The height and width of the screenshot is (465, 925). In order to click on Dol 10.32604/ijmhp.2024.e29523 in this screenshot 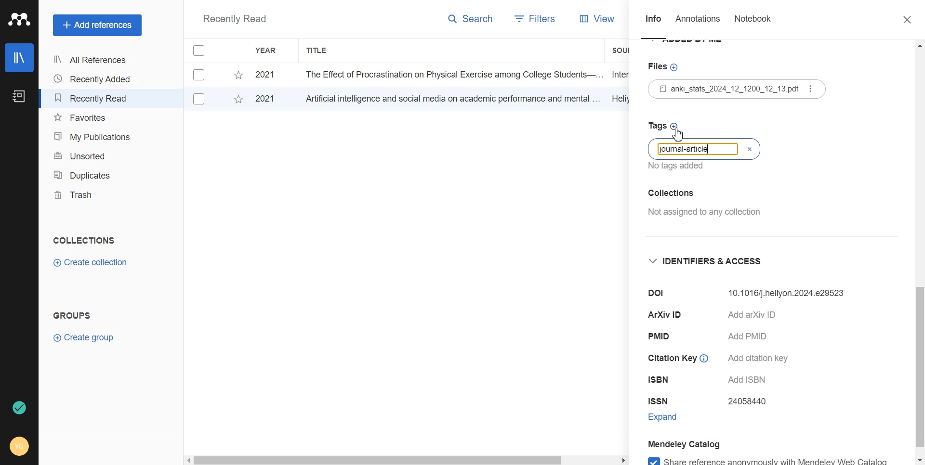, I will do `click(753, 293)`.